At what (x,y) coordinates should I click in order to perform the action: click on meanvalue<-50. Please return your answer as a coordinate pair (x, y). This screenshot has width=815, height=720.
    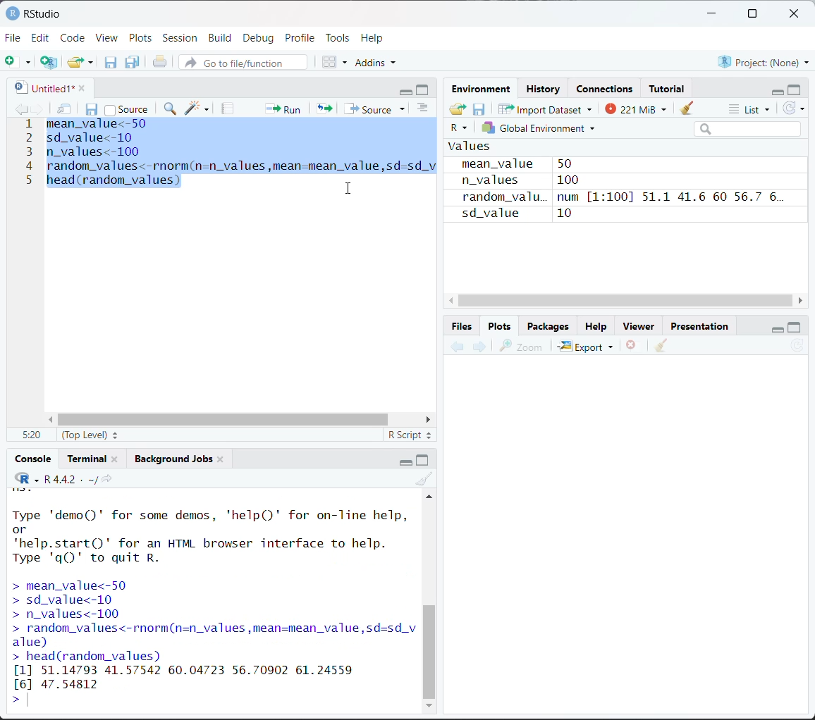
    Looking at the image, I should click on (99, 125).